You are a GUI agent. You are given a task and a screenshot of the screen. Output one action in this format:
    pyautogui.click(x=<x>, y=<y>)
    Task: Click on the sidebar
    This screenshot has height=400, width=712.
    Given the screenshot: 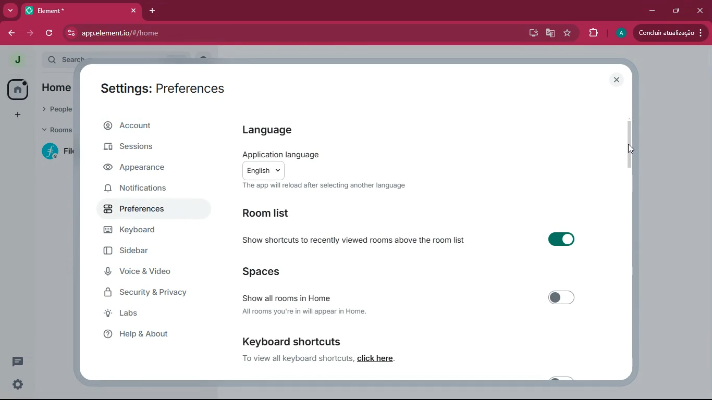 What is the action you would take?
    pyautogui.click(x=141, y=252)
    